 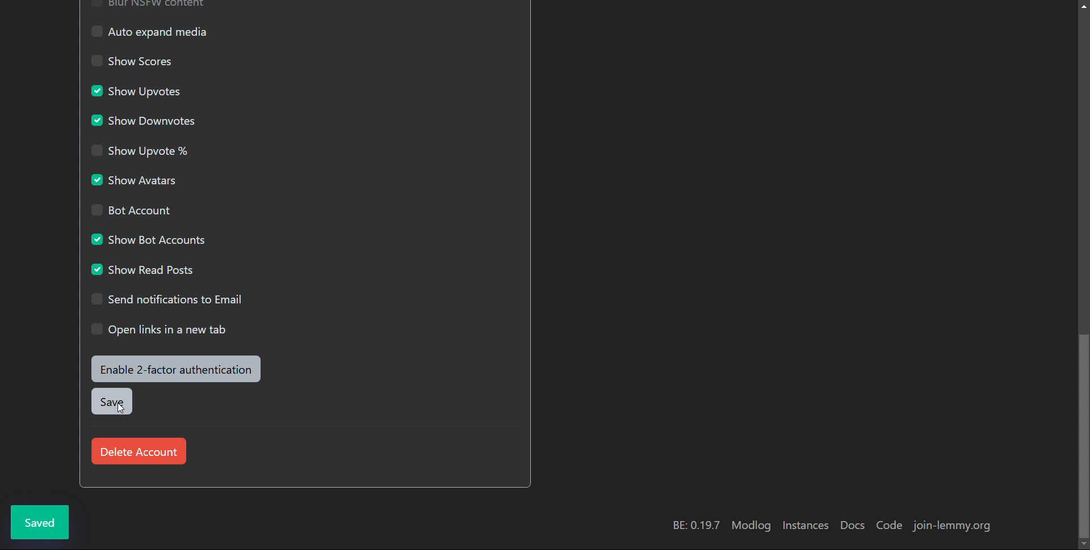 I want to click on enable 2-factor authentication, so click(x=175, y=369).